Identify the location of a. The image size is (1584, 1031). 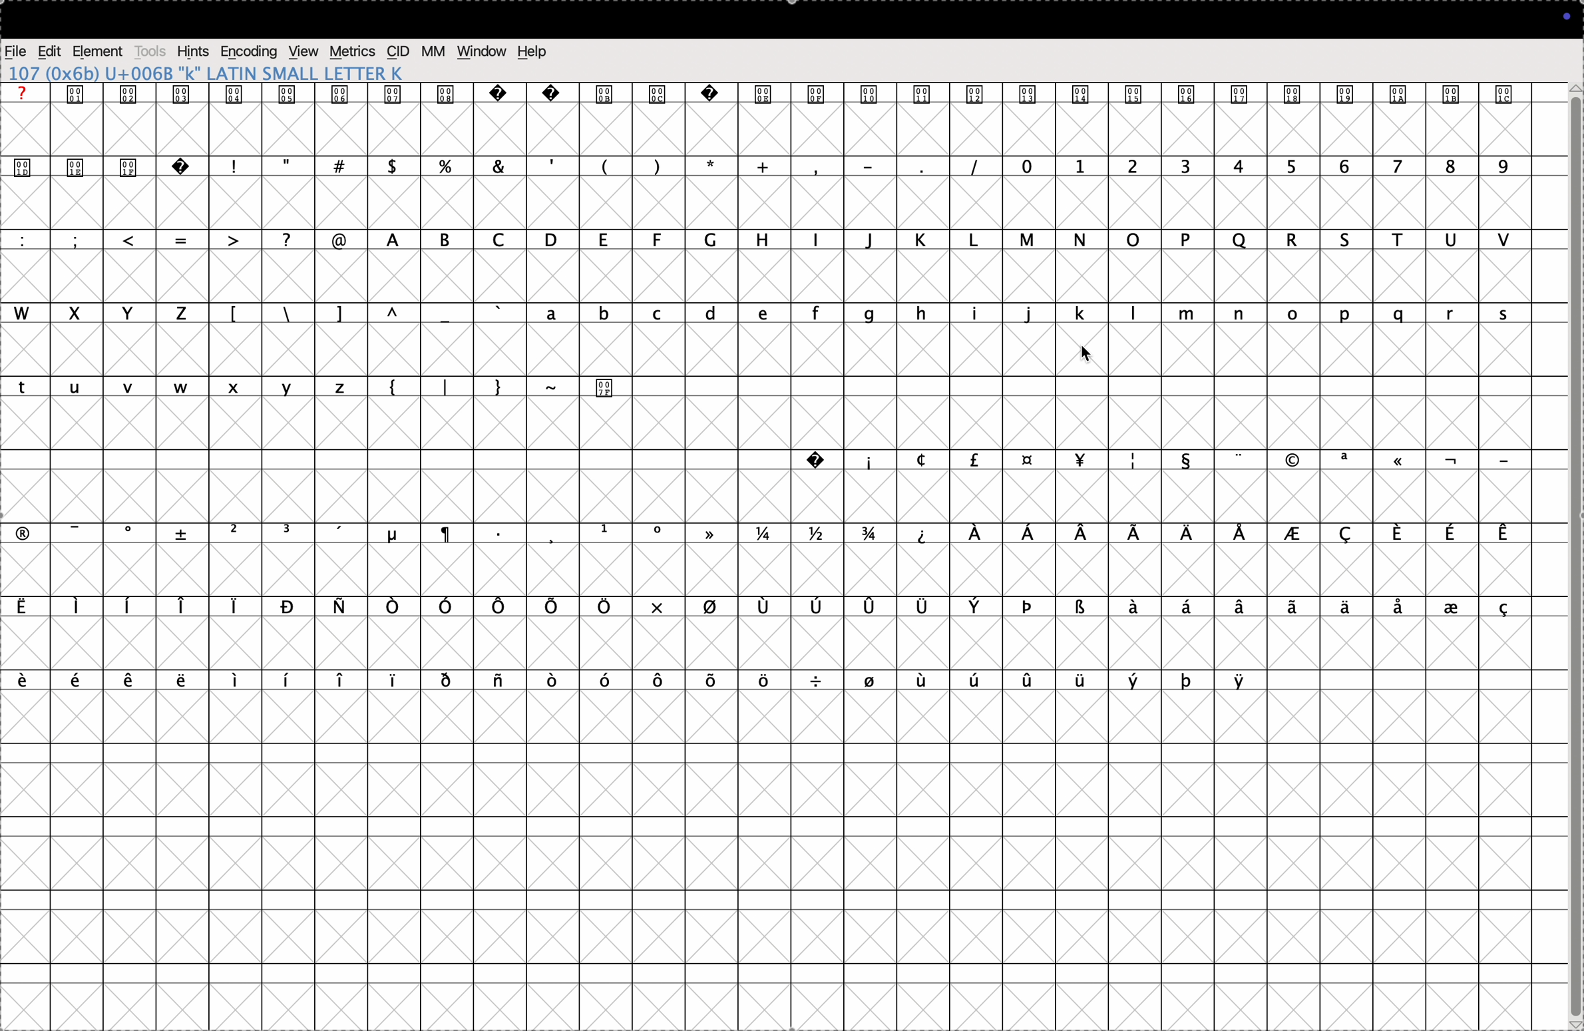
(555, 315).